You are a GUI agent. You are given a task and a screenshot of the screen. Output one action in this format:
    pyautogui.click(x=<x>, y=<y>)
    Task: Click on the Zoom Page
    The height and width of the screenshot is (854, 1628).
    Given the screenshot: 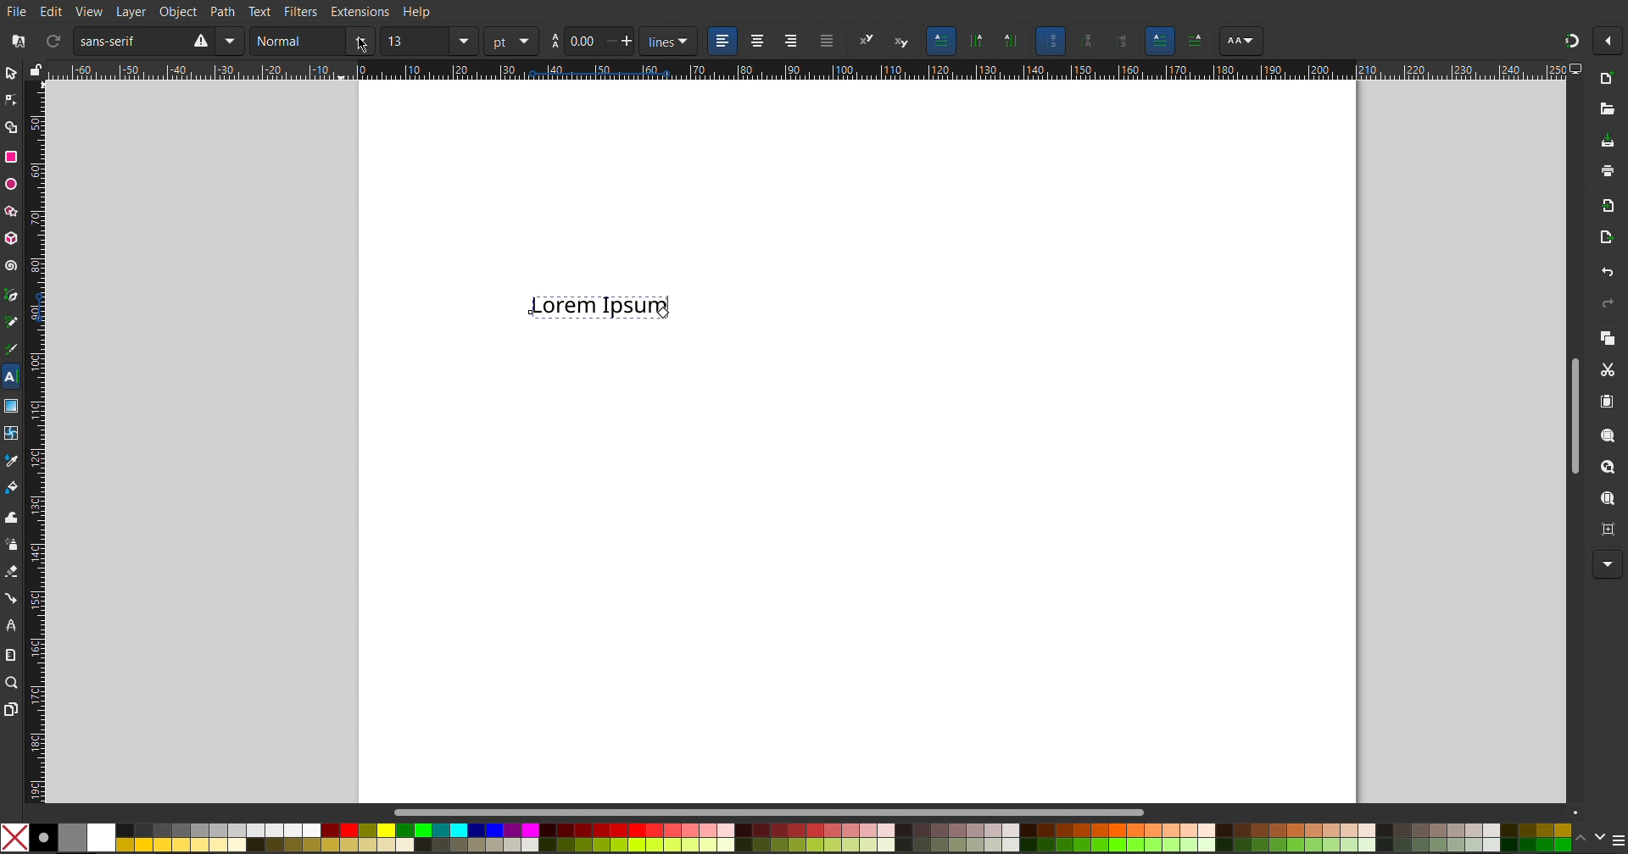 What is the action you would take?
    pyautogui.click(x=1606, y=499)
    